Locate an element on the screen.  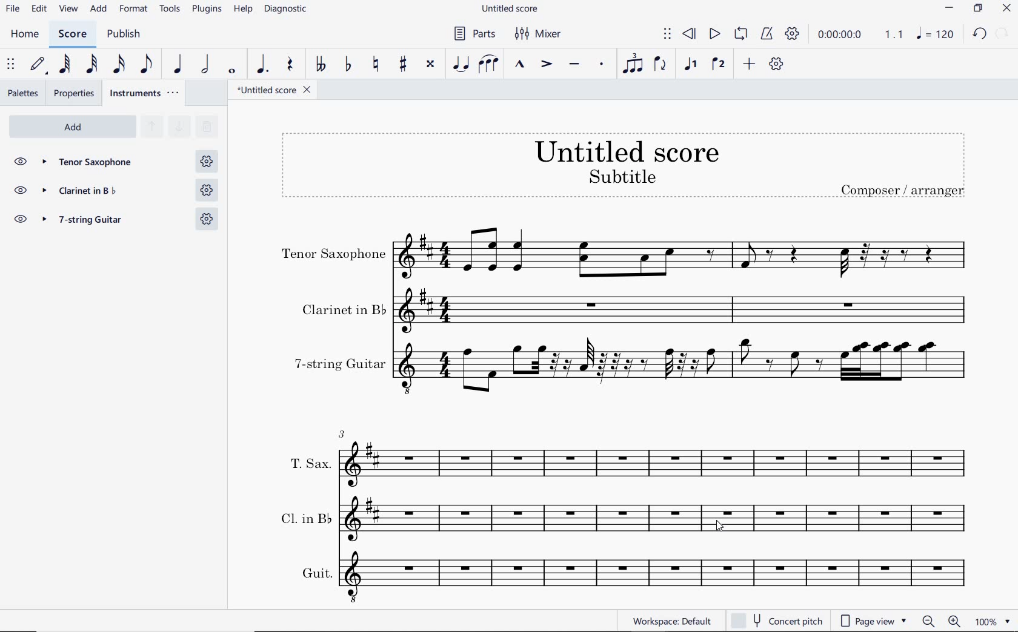
PAGE VIEW is located at coordinates (874, 619).